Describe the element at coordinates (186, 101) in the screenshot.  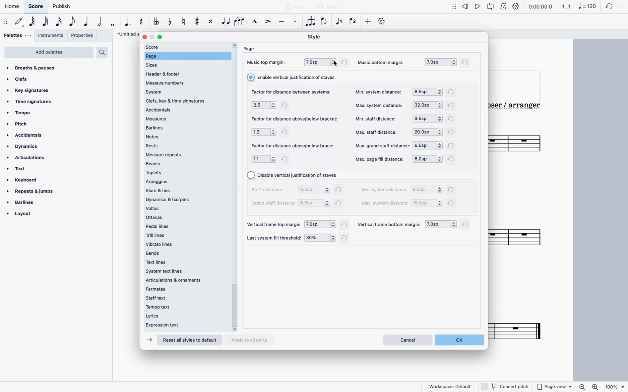
I see `clefs, key & time signatures` at that location.